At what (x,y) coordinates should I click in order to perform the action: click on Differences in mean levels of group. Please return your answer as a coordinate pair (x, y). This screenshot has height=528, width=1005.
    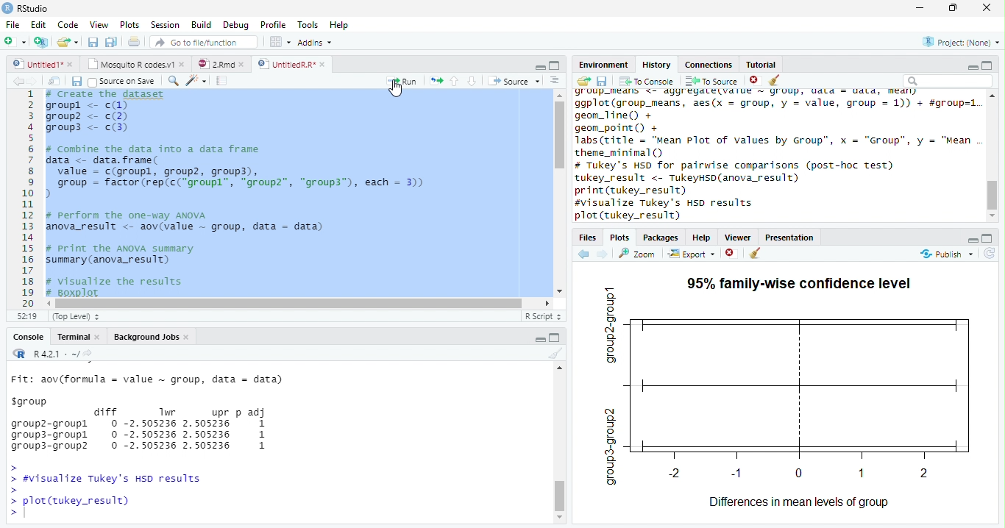
    Looking at the image, I should click on (798, 503).